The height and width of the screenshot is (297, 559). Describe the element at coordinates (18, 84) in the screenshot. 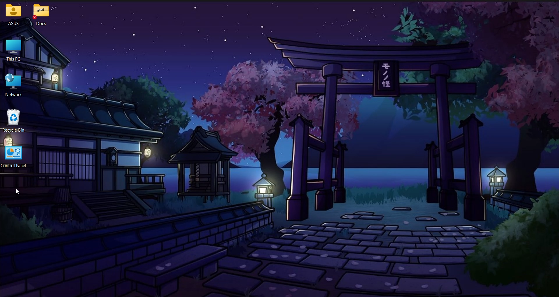

I see `£2
Network` at that location.